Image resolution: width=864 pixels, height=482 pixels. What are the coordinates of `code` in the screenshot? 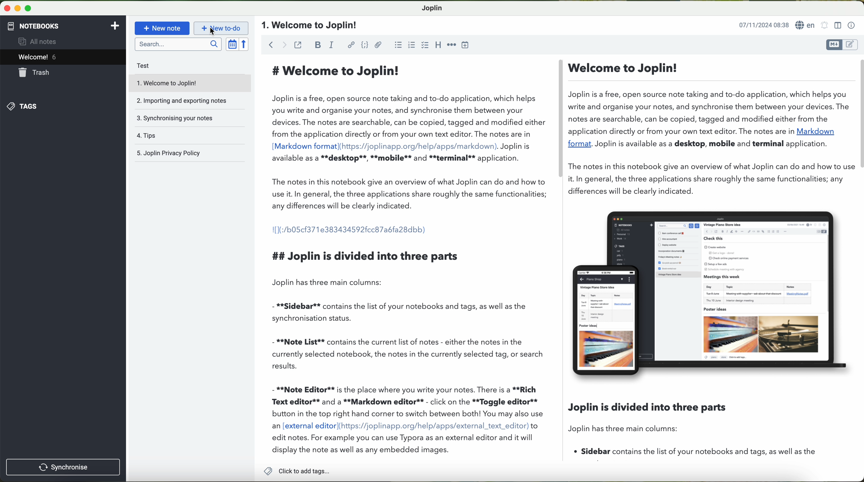 It's located at (365, 45).